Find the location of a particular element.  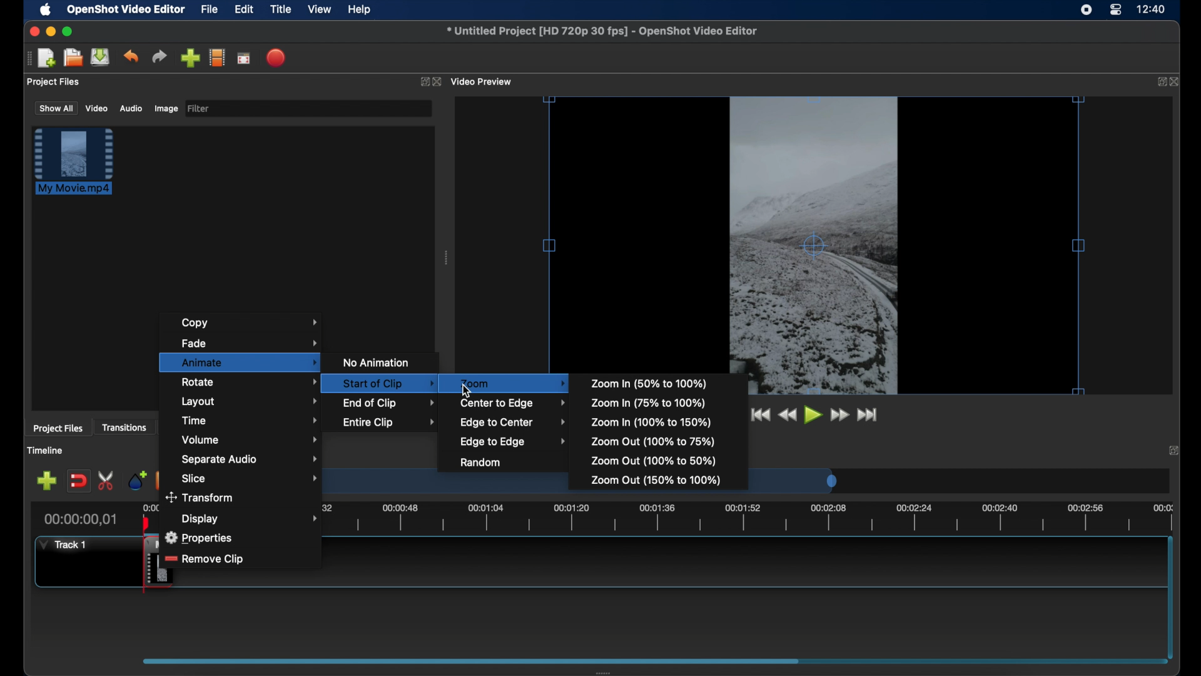

separate audio menu is located at coordinates (250, 459).